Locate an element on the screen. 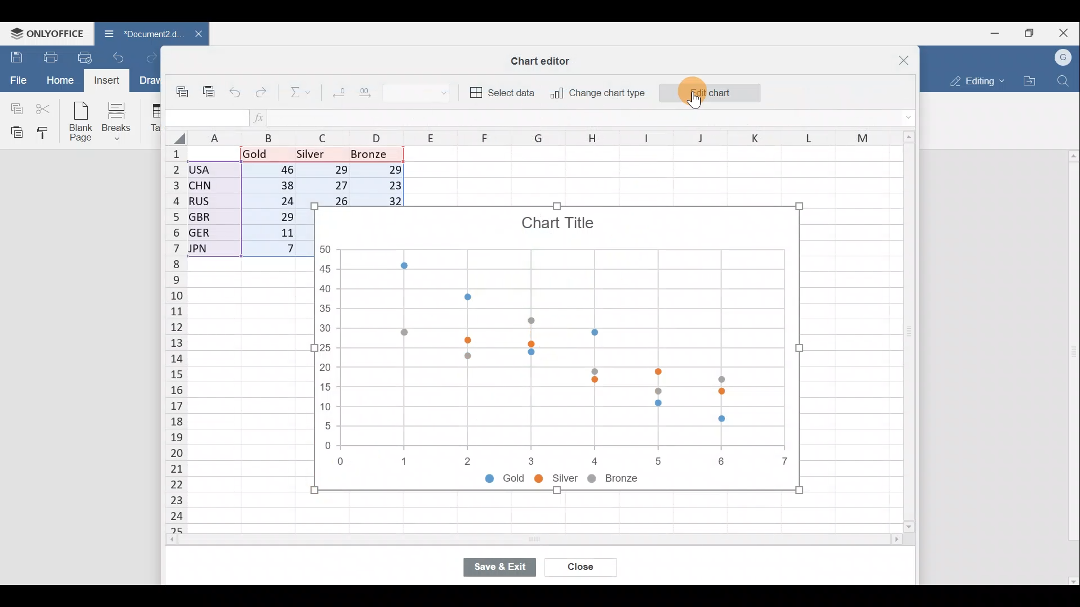  Rows is located at coordinates (171, 342).